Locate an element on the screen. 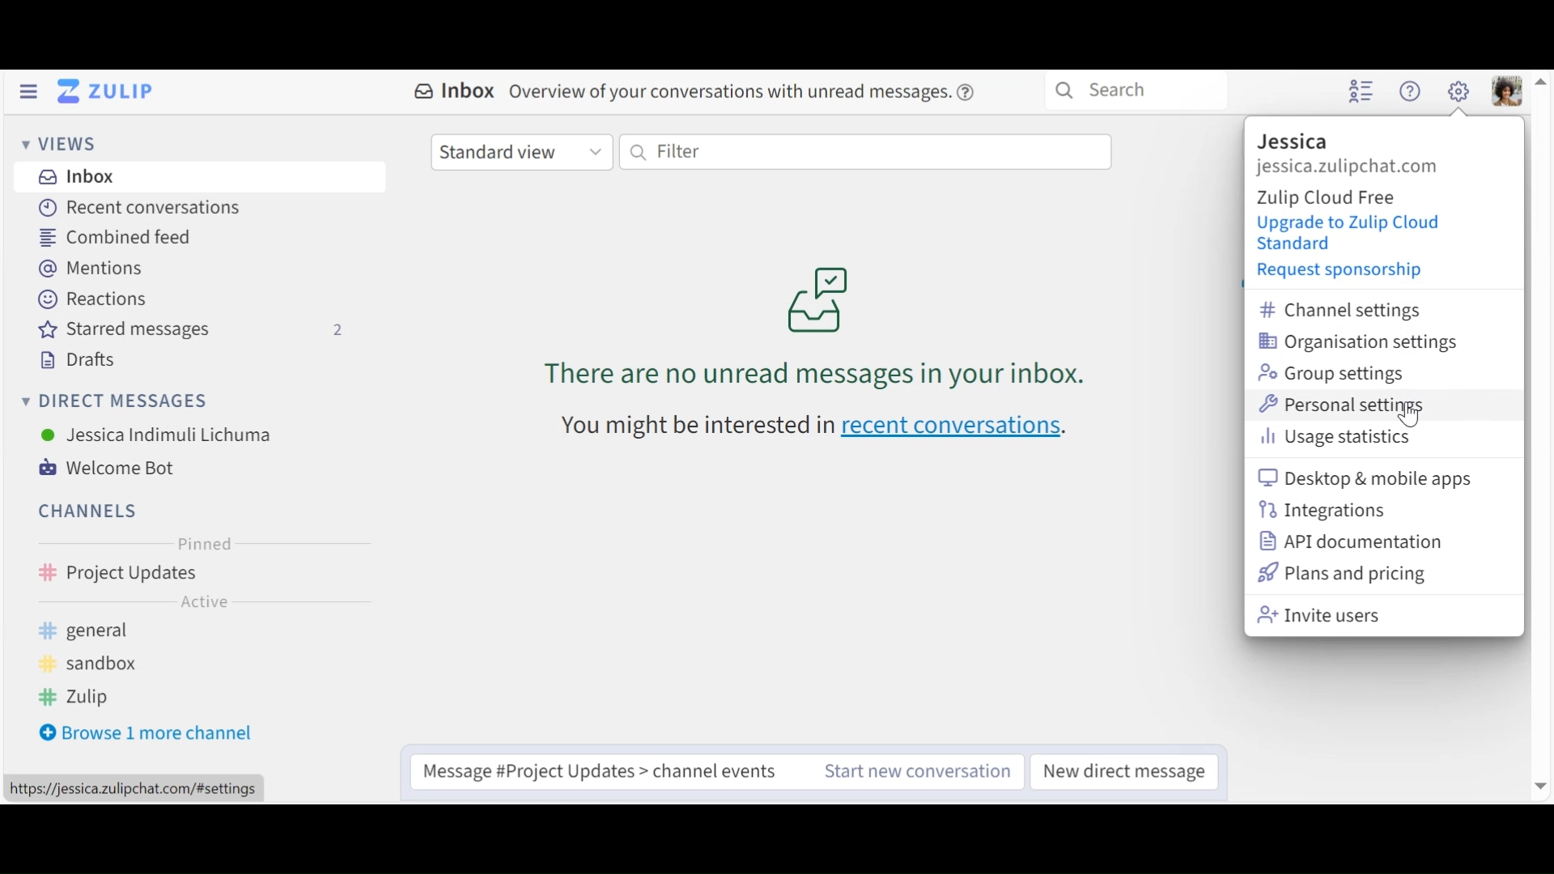  no unread messages in your inbox is located at coordinates (805, 322).